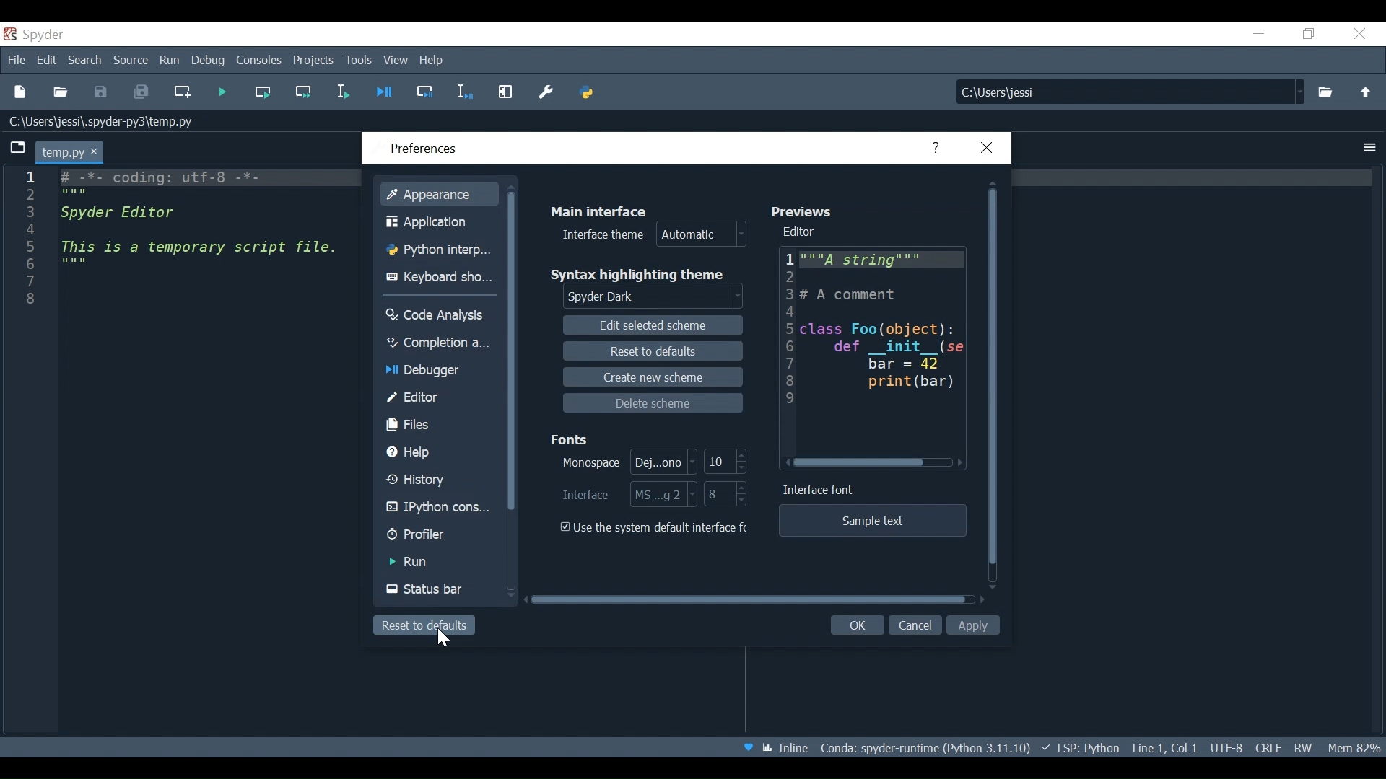 Image resolution: width=1386 pixels, height=779 pixels. What do you see at coordinates (656, 528) in the screenshot?
I see `(un)check use the system defaults interface fonts` at bounding box center [656, 528].